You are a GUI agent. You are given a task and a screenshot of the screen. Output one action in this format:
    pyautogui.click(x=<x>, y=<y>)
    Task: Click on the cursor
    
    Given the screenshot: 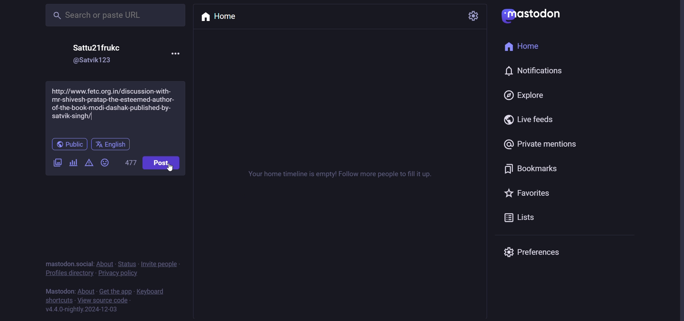 What is the action you would take?
    pyautogui.click(x=172, y=169)
    